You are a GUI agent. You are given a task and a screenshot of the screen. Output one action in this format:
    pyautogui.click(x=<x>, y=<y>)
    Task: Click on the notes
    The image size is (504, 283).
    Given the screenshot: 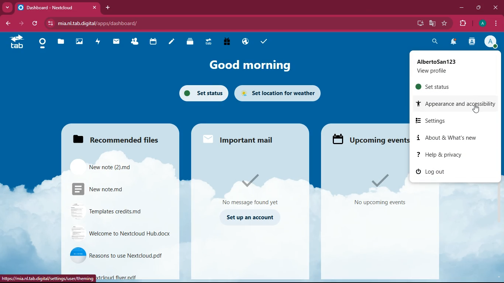 What is the action you would take?
    pyautogui.click(x=170, y=42)
    